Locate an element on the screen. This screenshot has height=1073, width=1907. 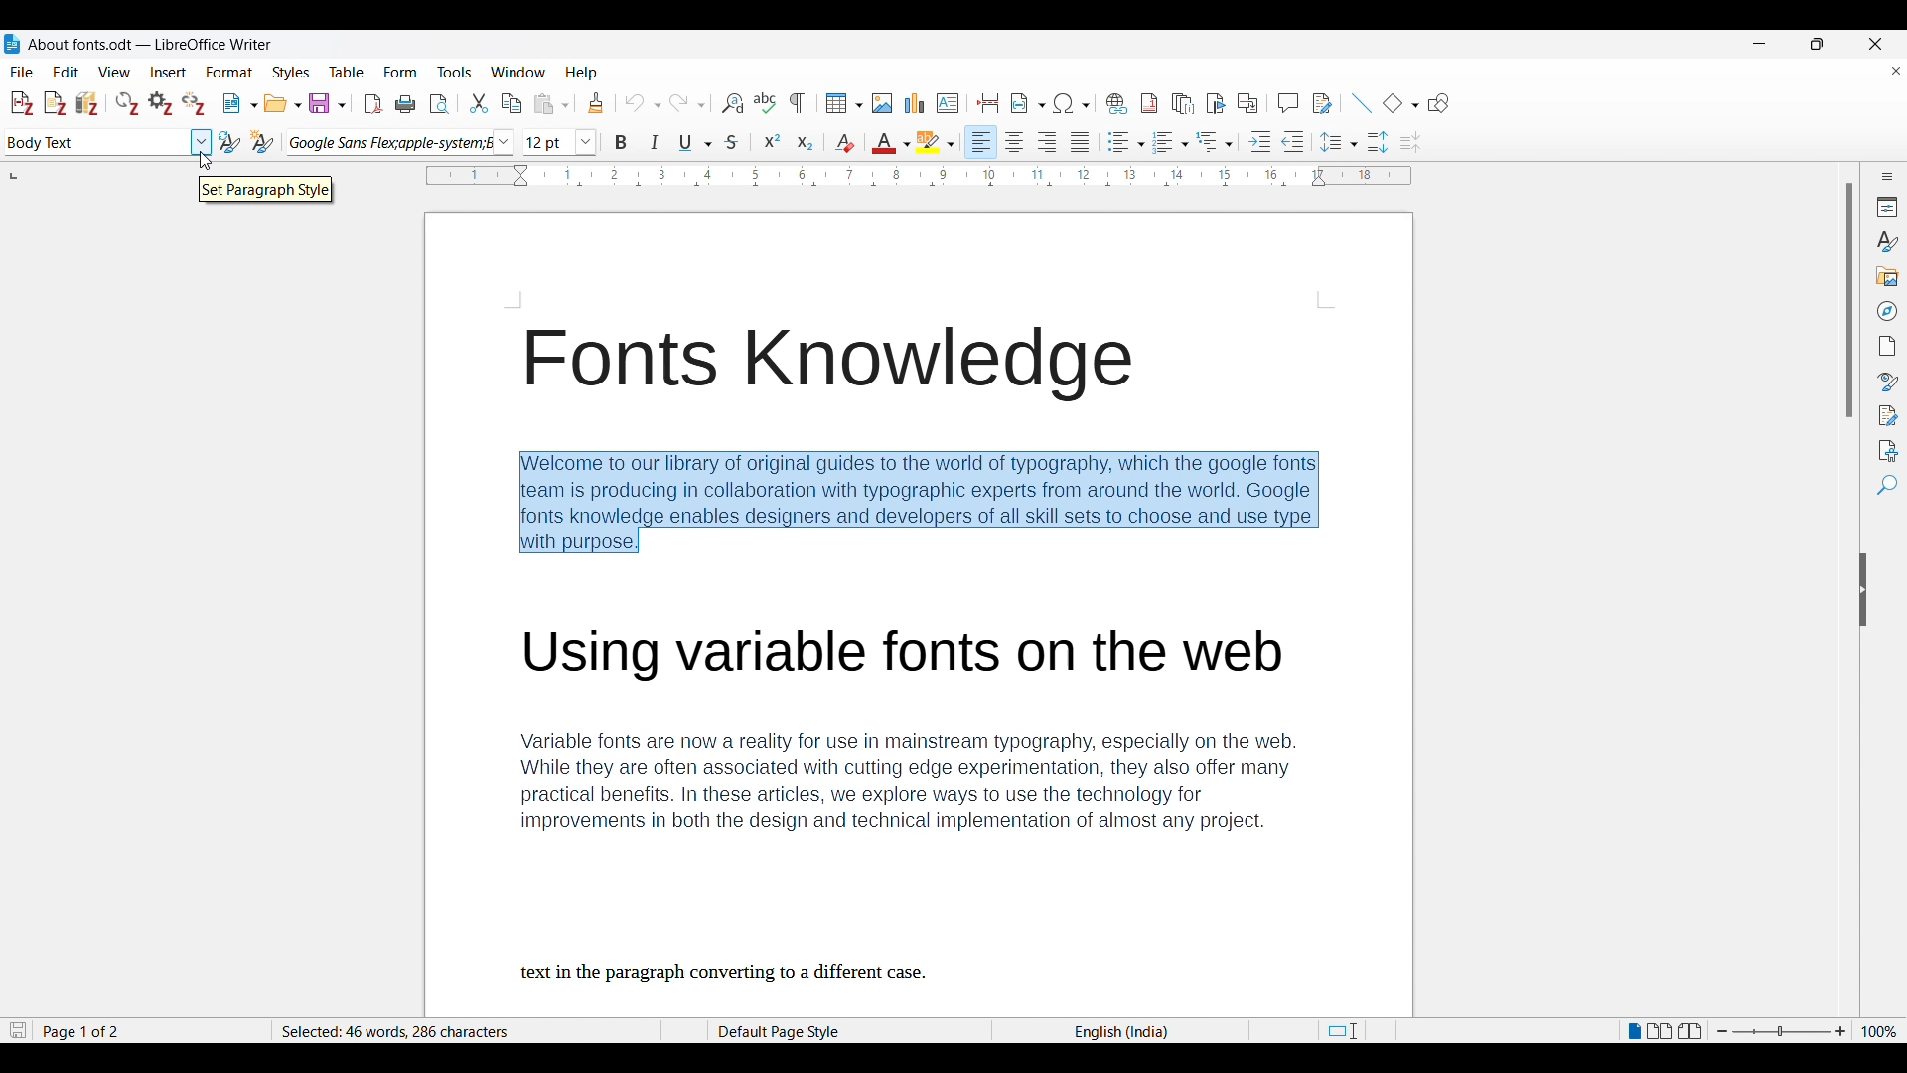
Show track change functions is located at coordinates (1323, 104).